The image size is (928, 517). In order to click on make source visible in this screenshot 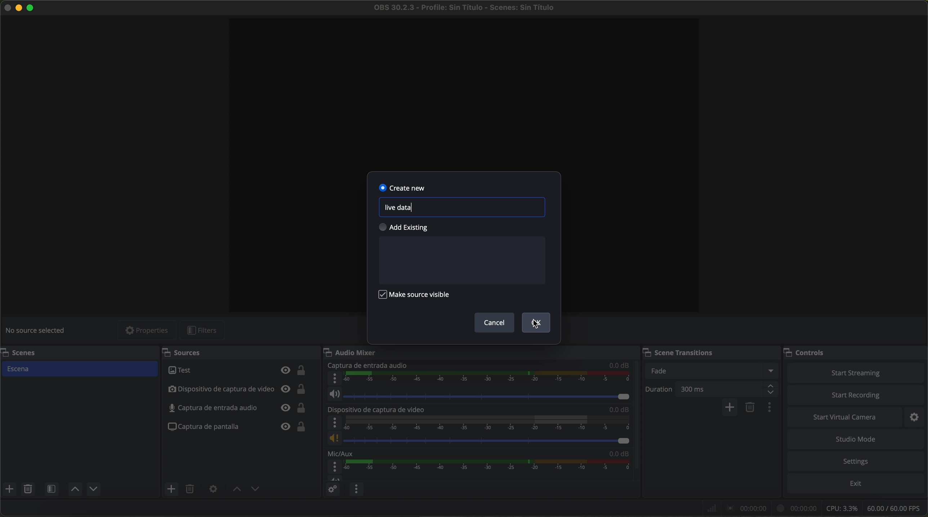, I will do `click(417, 297)`.